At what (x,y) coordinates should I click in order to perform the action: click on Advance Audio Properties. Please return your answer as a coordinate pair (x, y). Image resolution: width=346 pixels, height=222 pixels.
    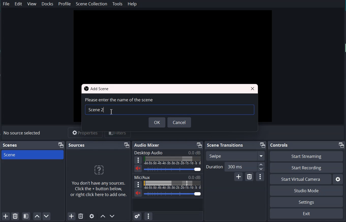
    Looking at the image, I should click on (137, 216).